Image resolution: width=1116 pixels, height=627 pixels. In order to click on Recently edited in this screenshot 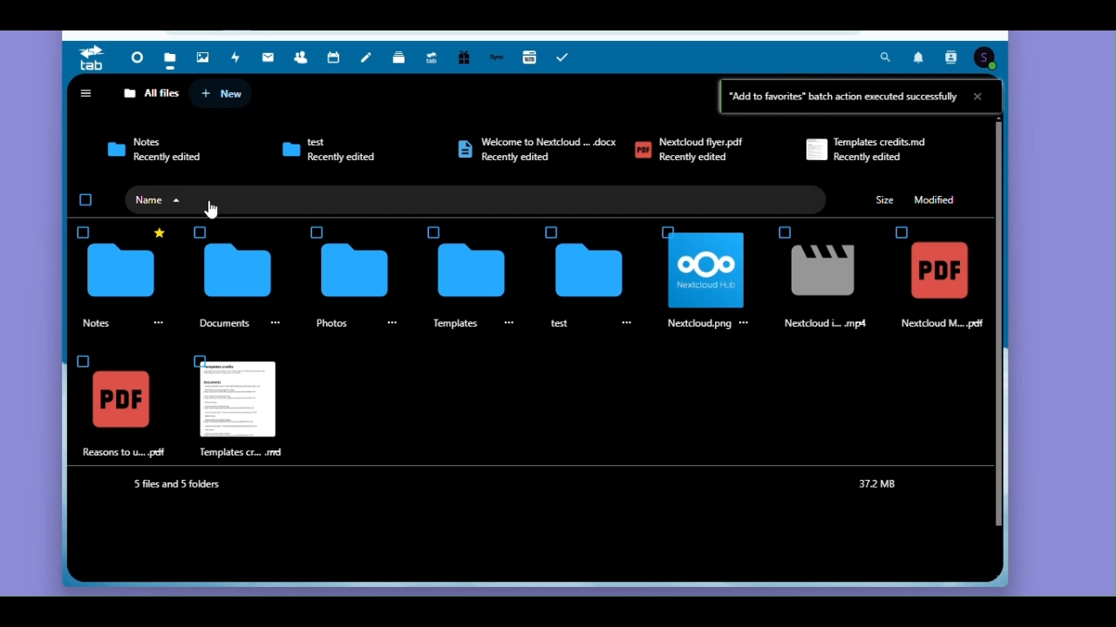, I will do `click(350, 160)`.